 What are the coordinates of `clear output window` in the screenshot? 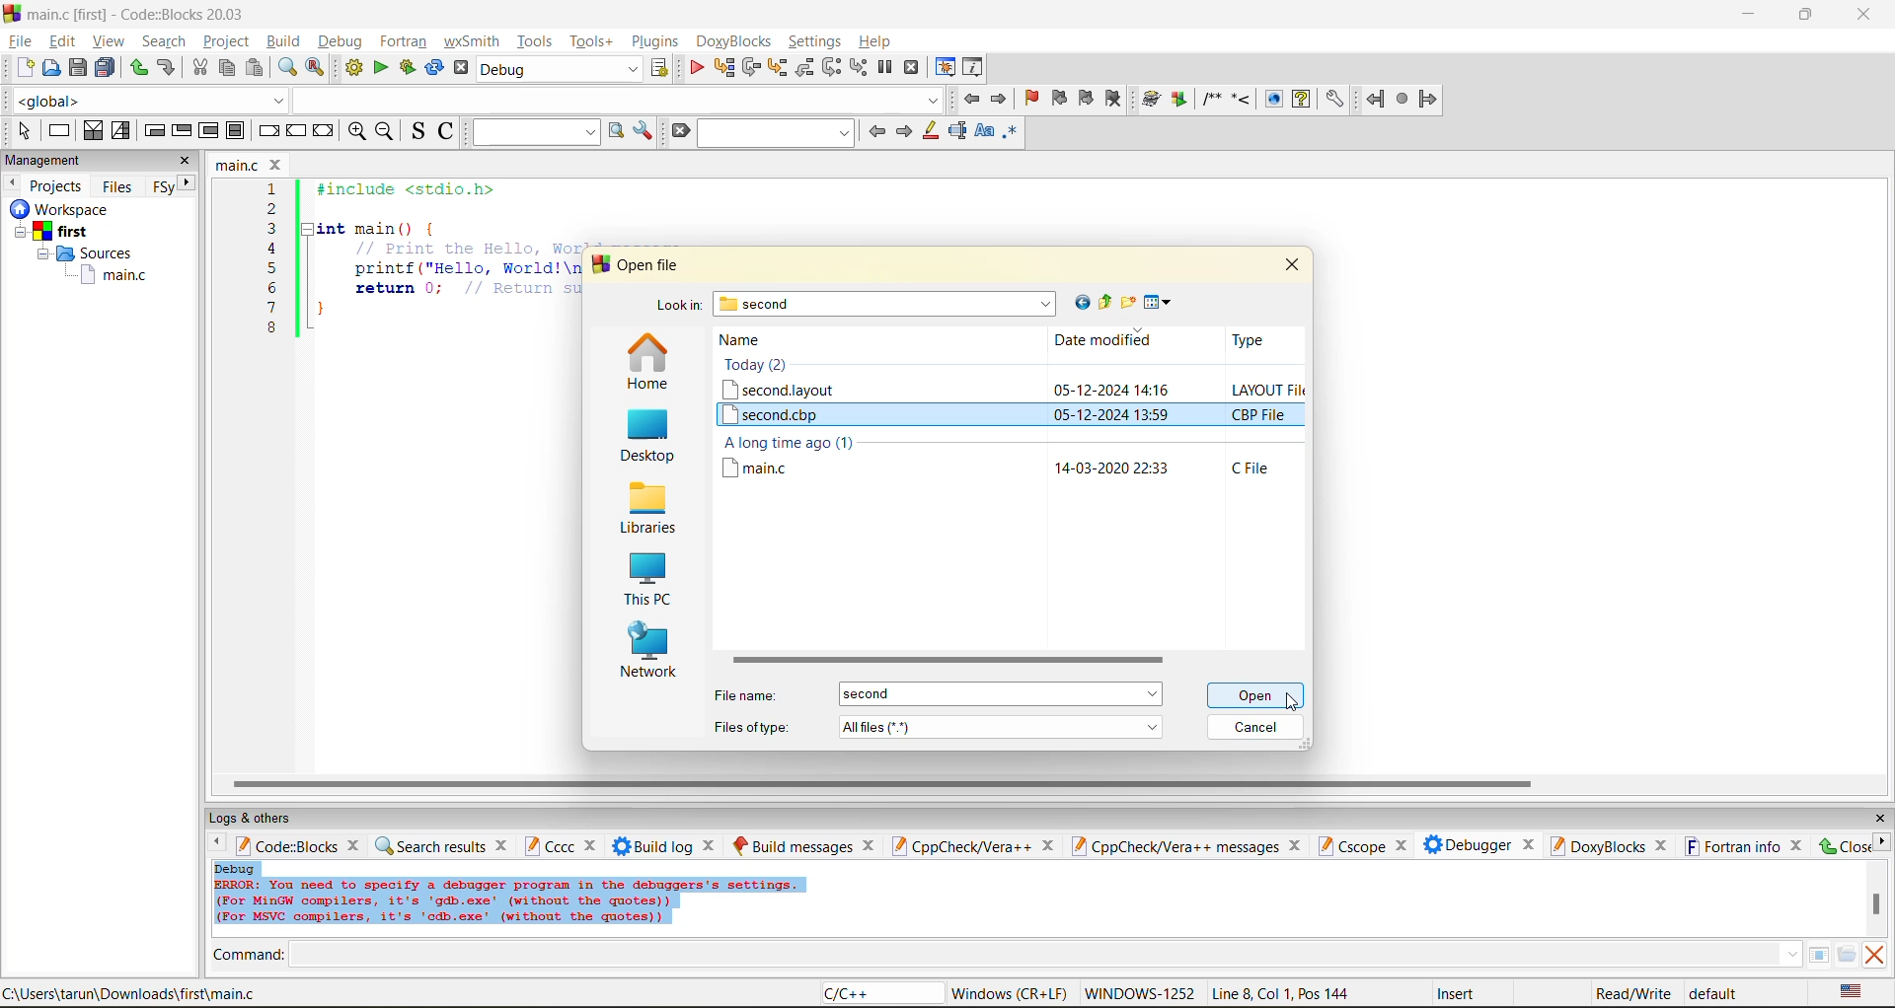 It's located at (1873, 954).